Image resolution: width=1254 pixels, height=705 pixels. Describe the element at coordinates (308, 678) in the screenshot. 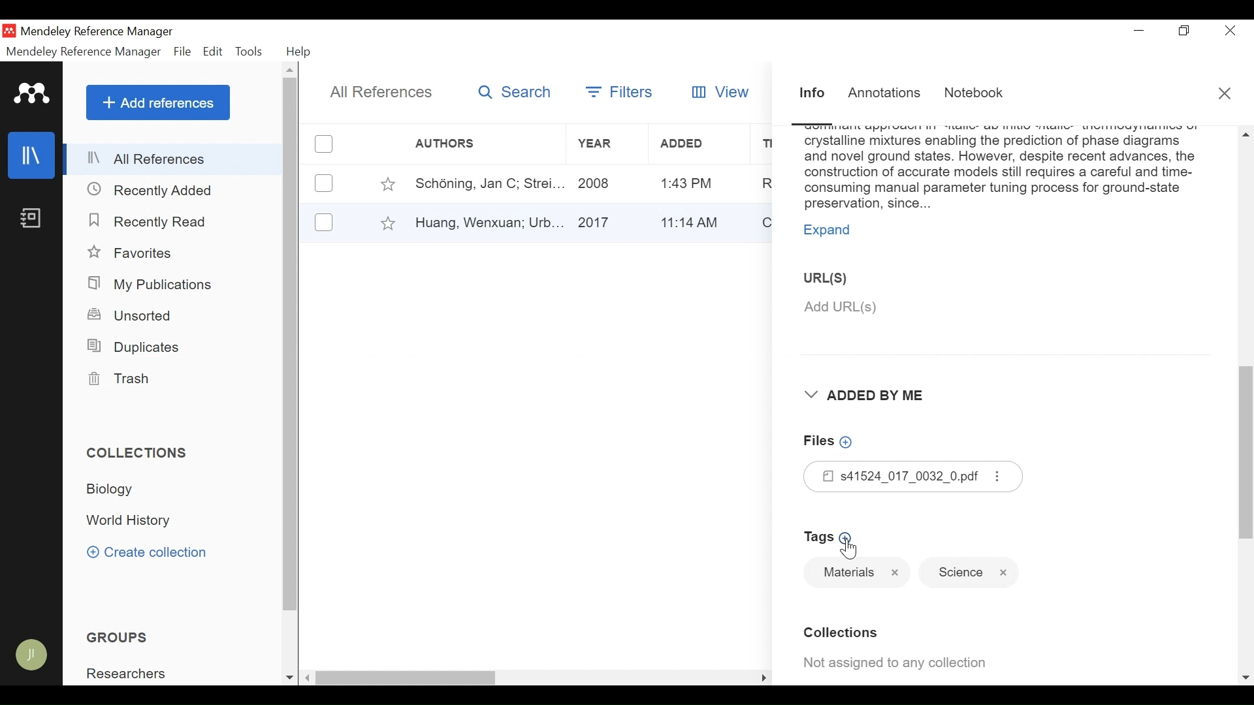

I see `Scroll left` at that location.